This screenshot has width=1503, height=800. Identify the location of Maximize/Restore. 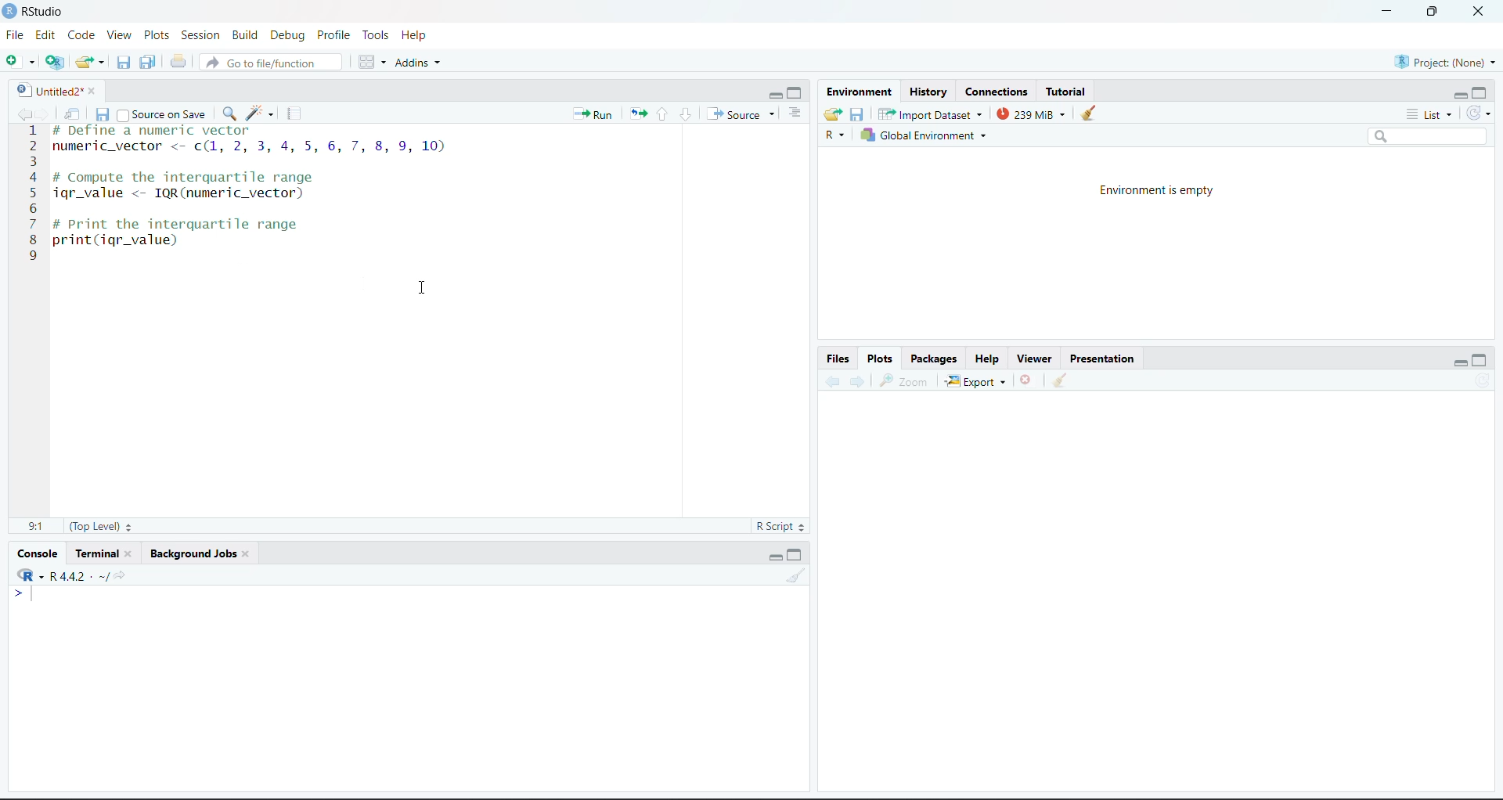
(1432, 12).